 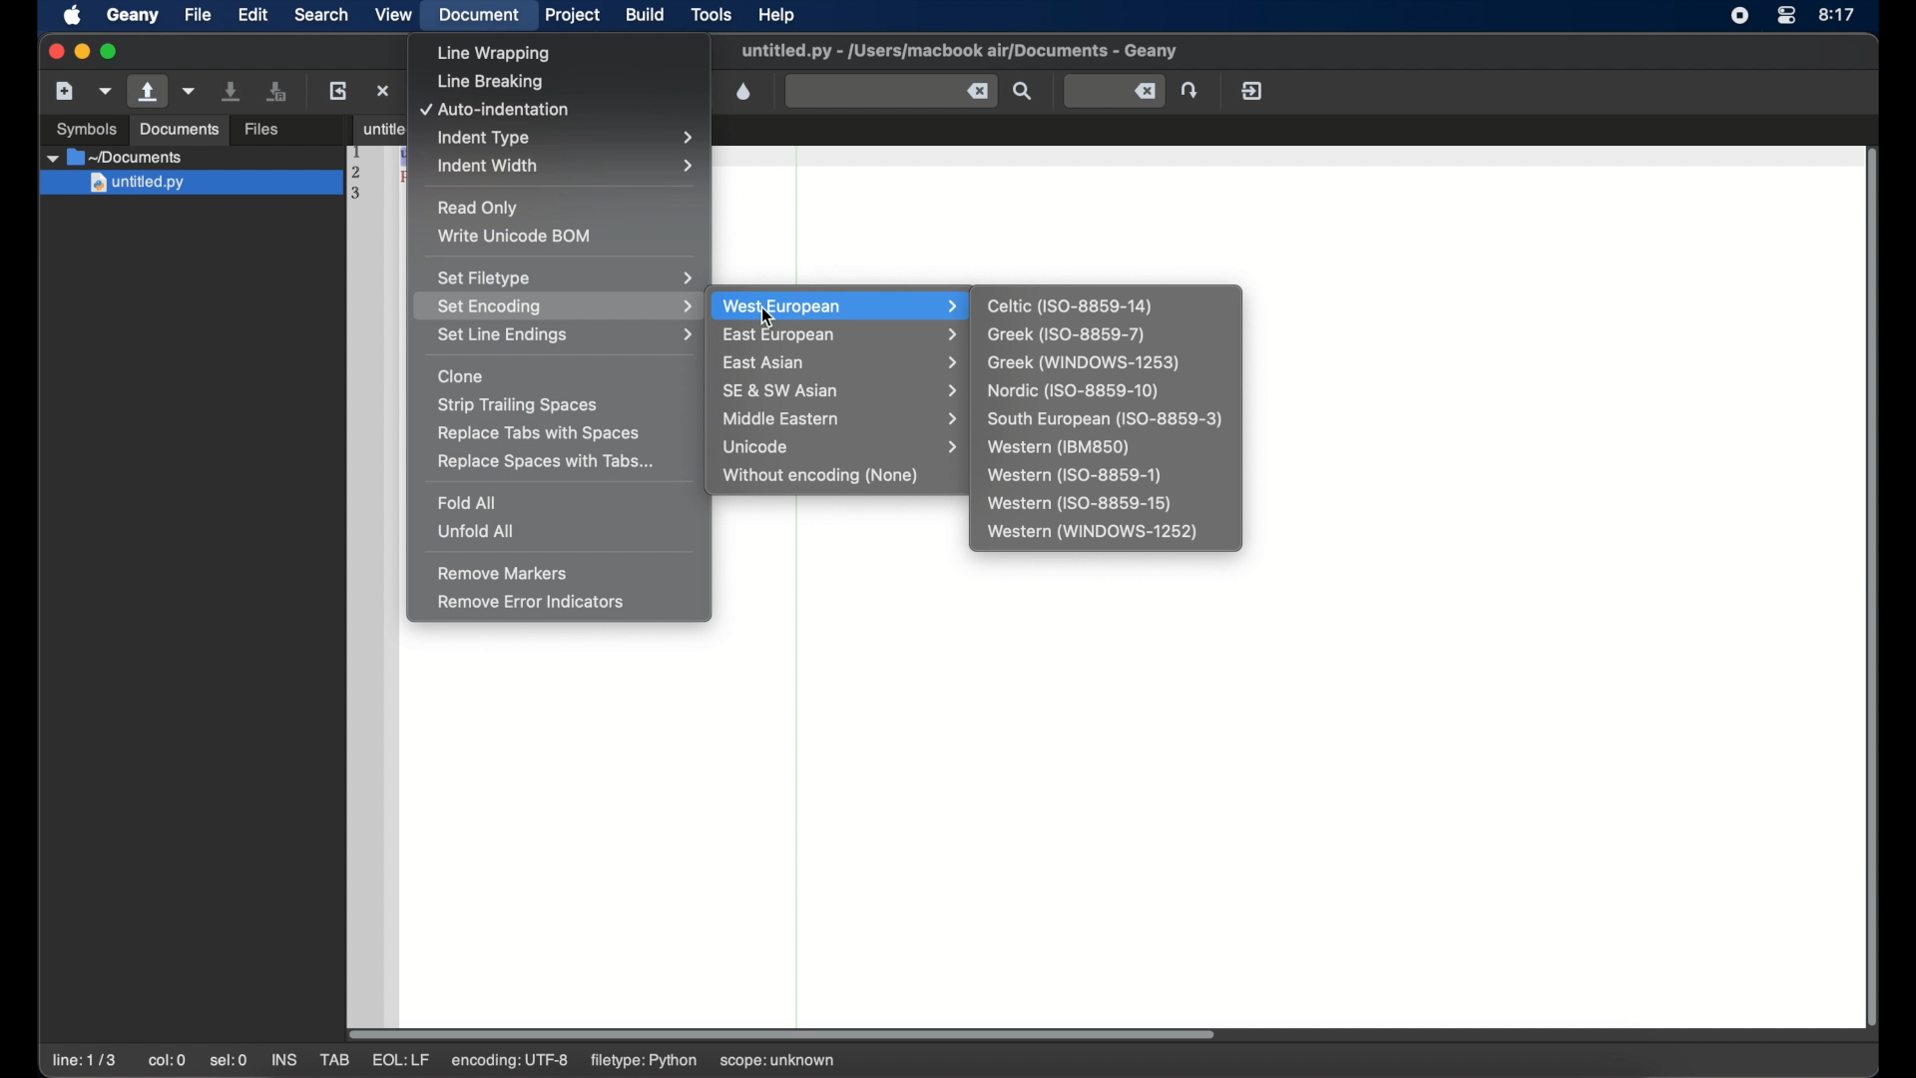 What do you see at coordinates (468, 502) in the screenshot?
I see `fold all` at bounding box center [468, 502].